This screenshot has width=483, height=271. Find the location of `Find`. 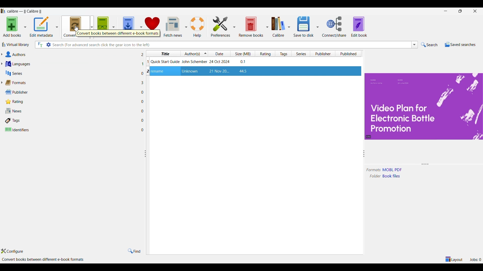

Find is located at coordinates (134, 251).